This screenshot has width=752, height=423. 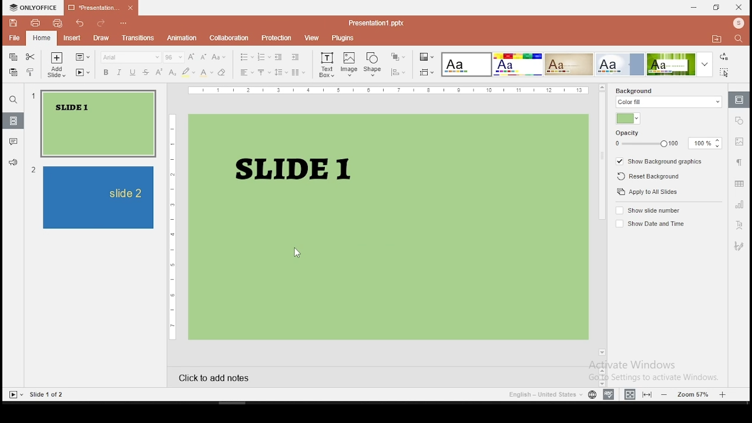 I want to click on select all, so click(x=724, y=72).